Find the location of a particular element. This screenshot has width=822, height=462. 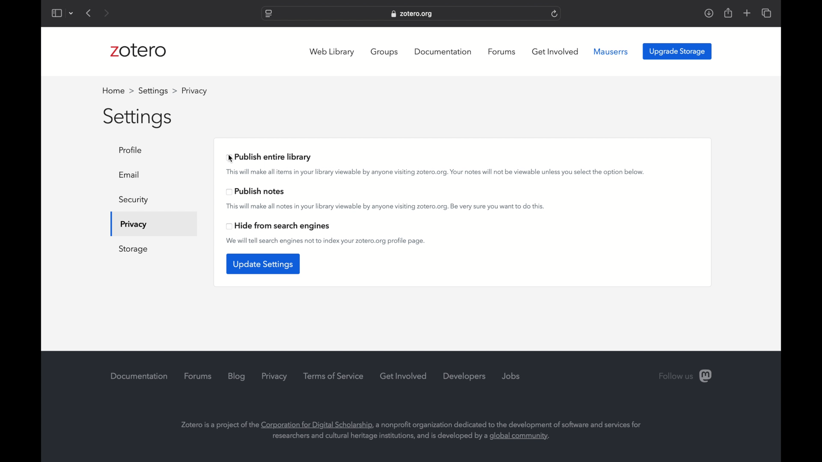

previous is located at coordinates (89, 13).